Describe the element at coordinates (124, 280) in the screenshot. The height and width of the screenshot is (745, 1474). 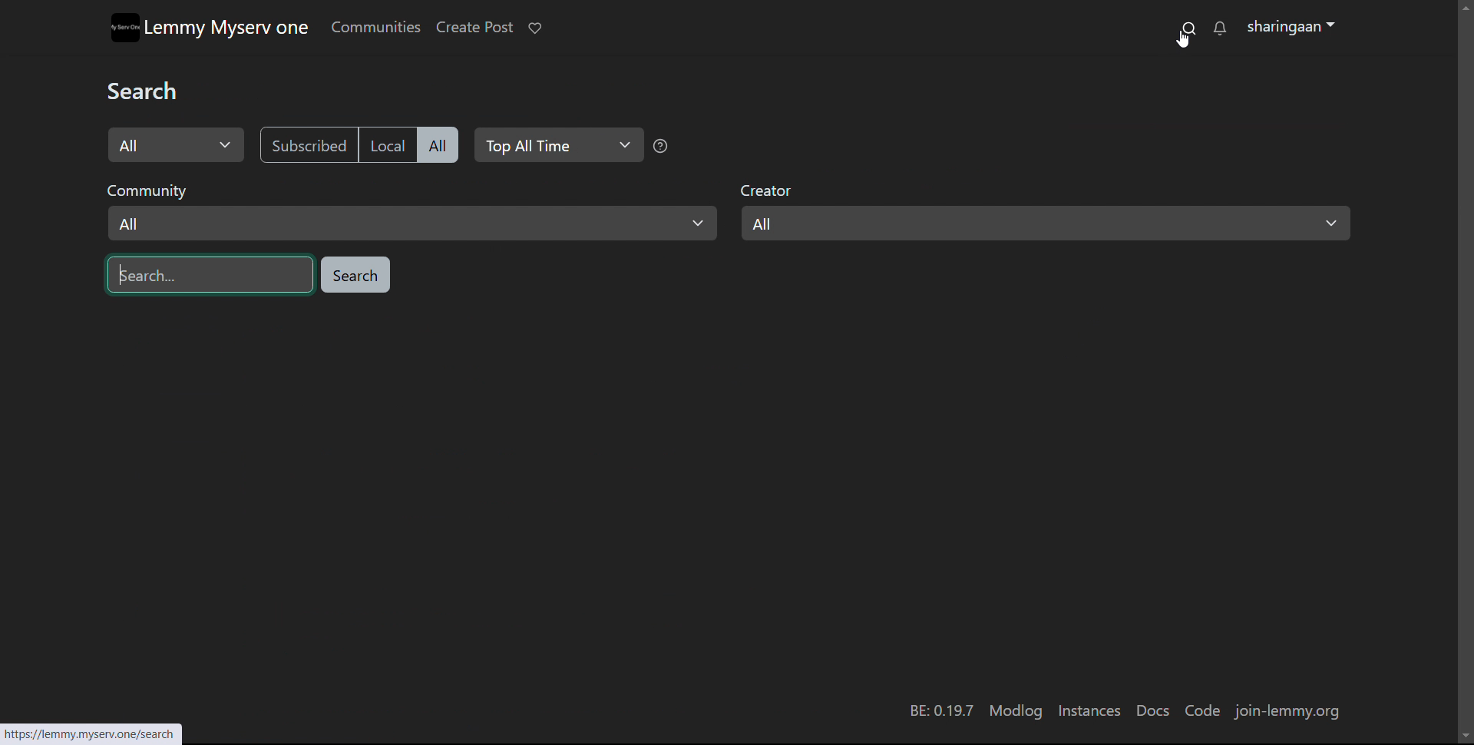
I see `Text cursor` at that location.